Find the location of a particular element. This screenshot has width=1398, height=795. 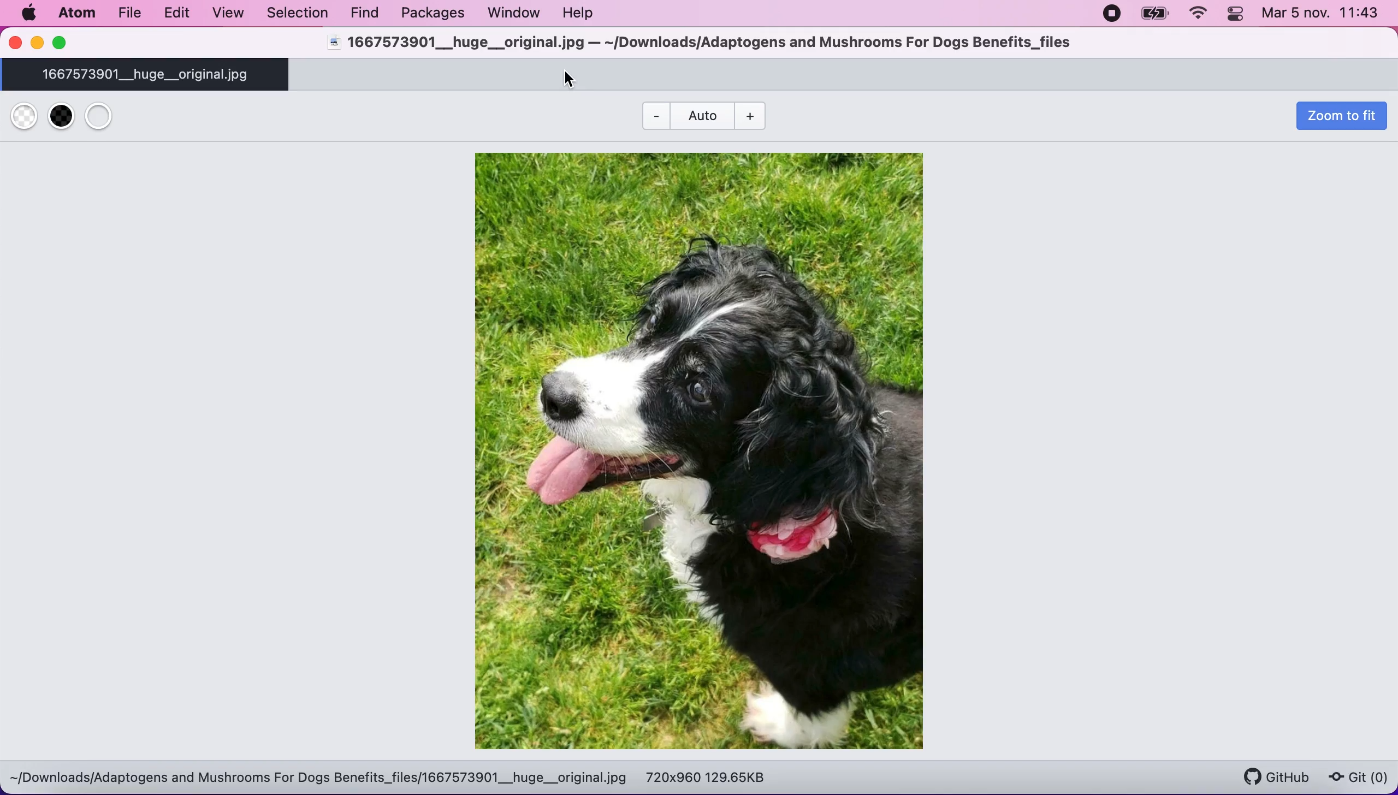

use black transparent background is located at coordinates (58, 117).